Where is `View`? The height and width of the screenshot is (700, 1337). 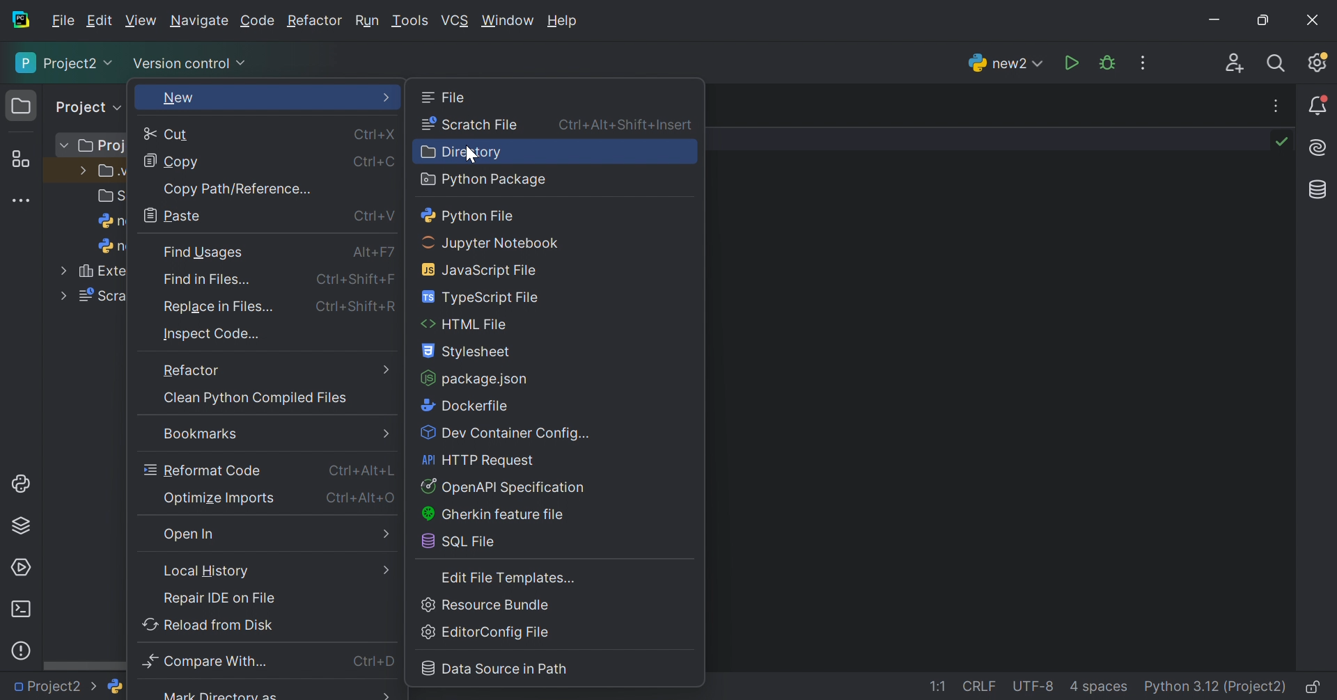 View is located at coordinates (141, 22).